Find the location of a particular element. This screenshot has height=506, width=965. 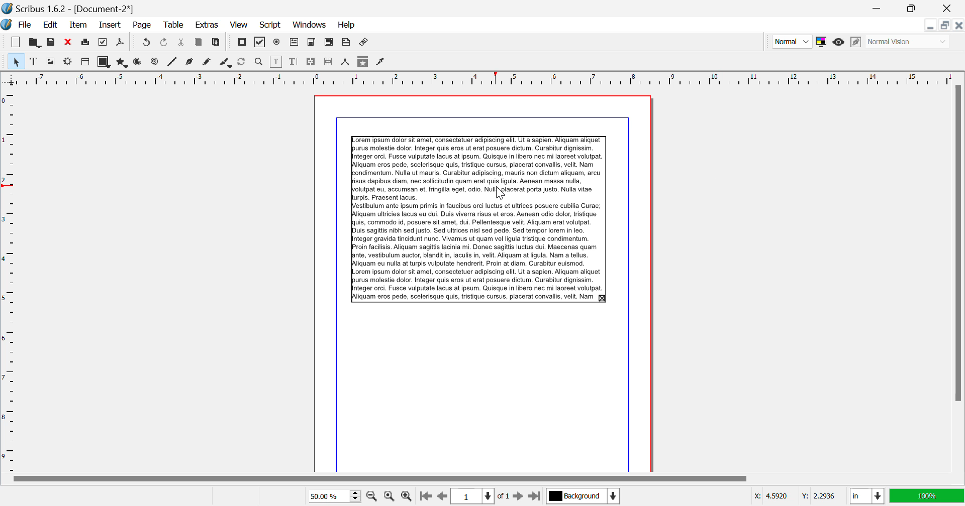

Link Annotation is located at coordinates (365, 43).